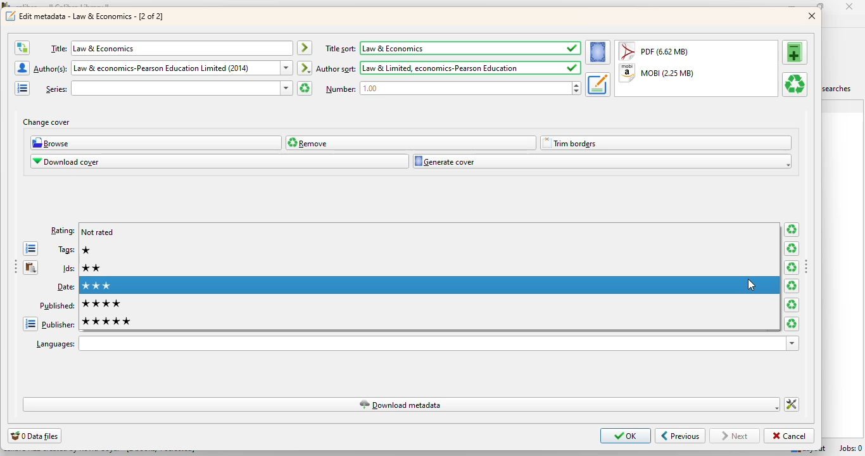  Describe the element at coordinates (626, 436) in the screenshot. I see `OK` at that location.